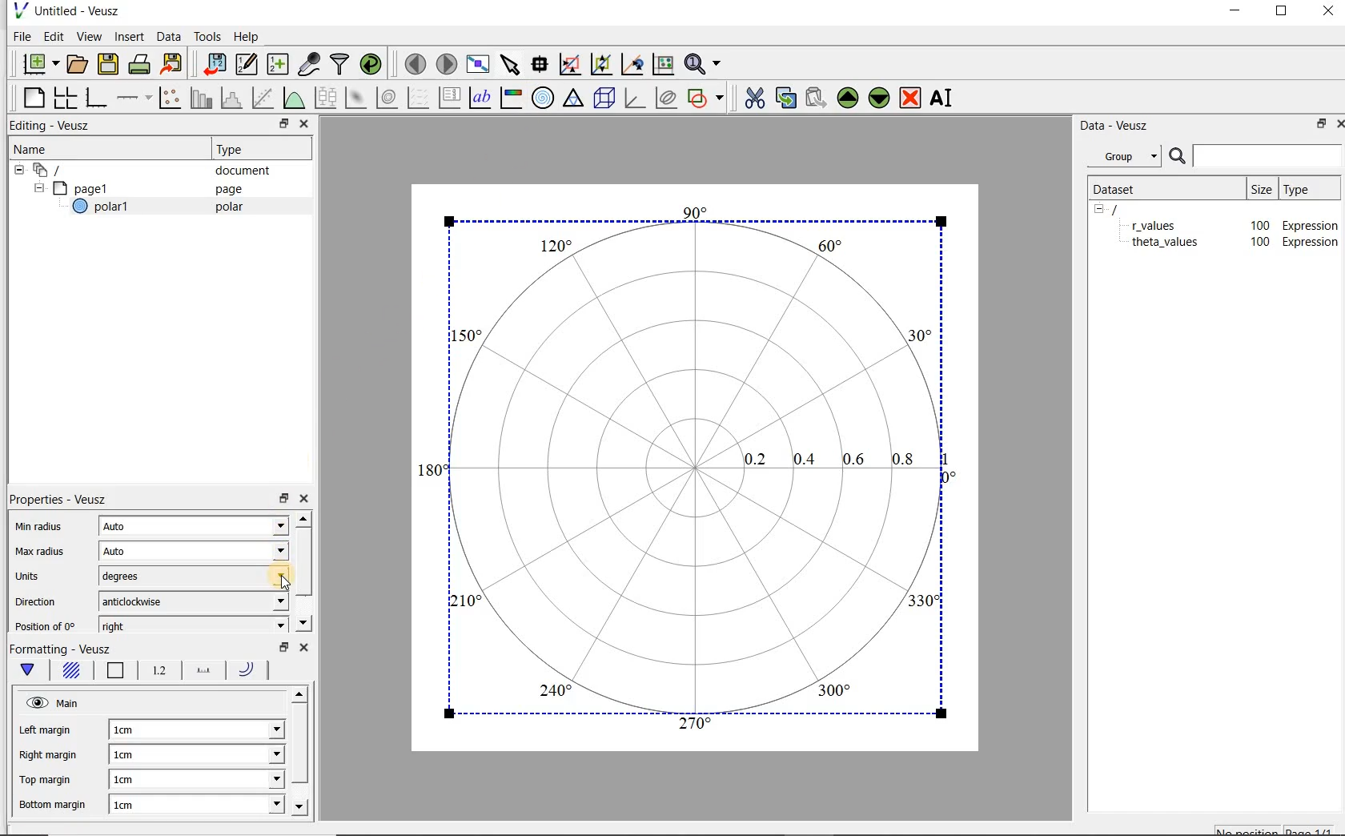 Image resolution: width=1345 pixels, height=836 pixels. Describe the element at coordinates (1249, 829) in the screenshot. I see `No position` at that location.